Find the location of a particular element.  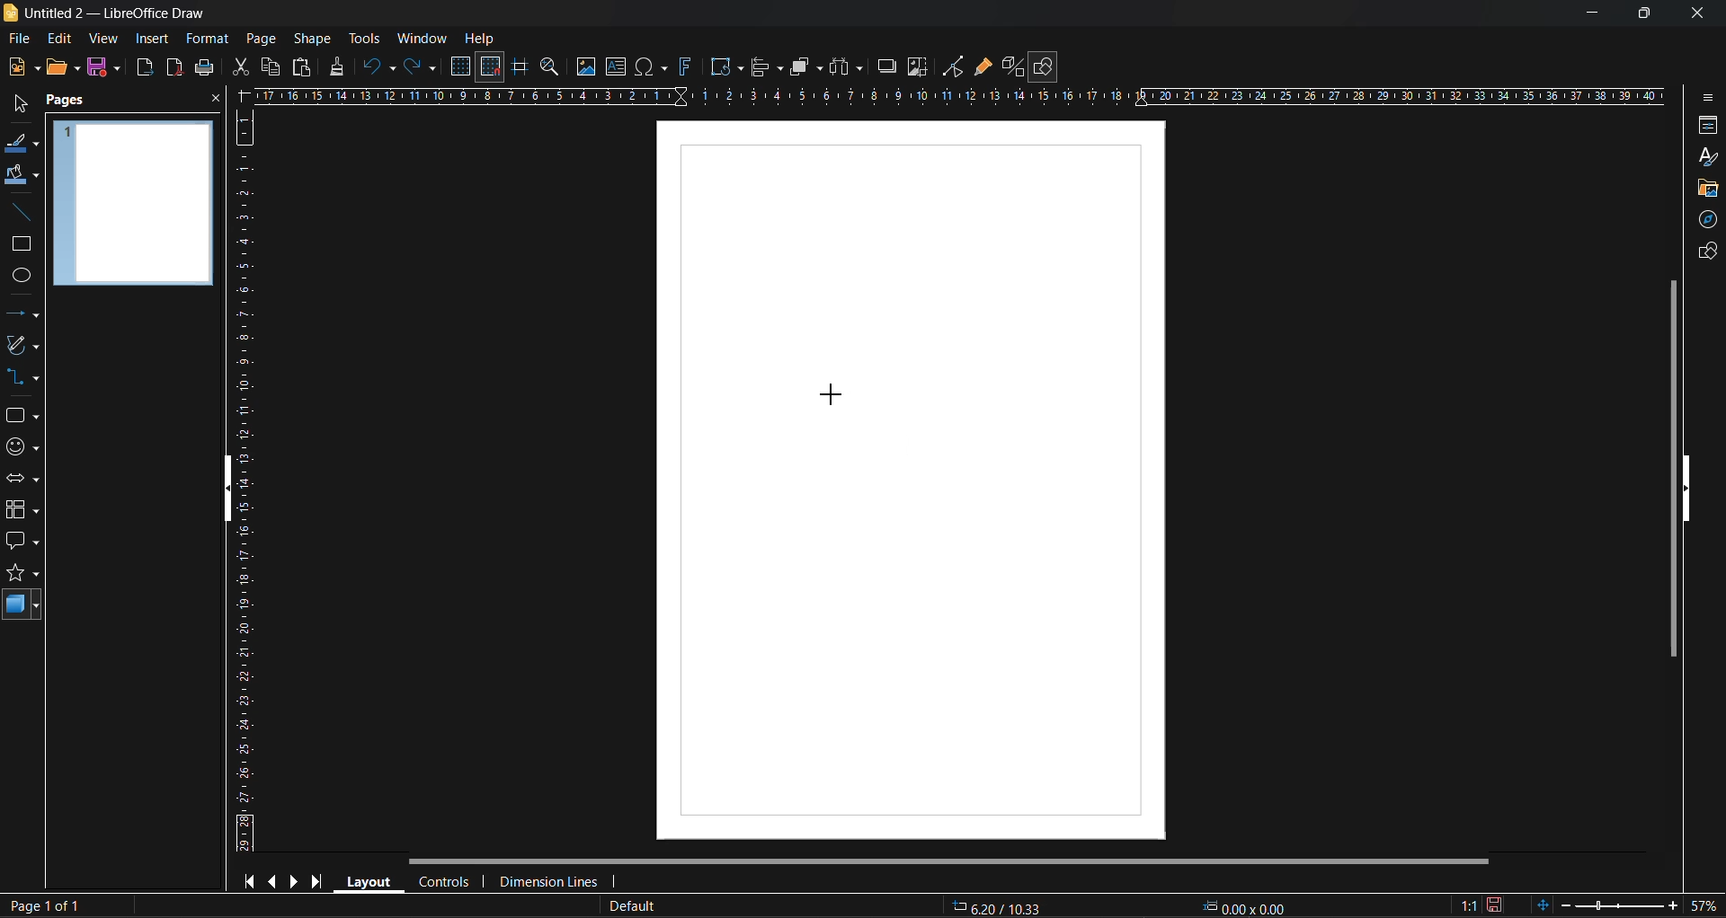

curves and polygons is located at coordinates (21, 347).